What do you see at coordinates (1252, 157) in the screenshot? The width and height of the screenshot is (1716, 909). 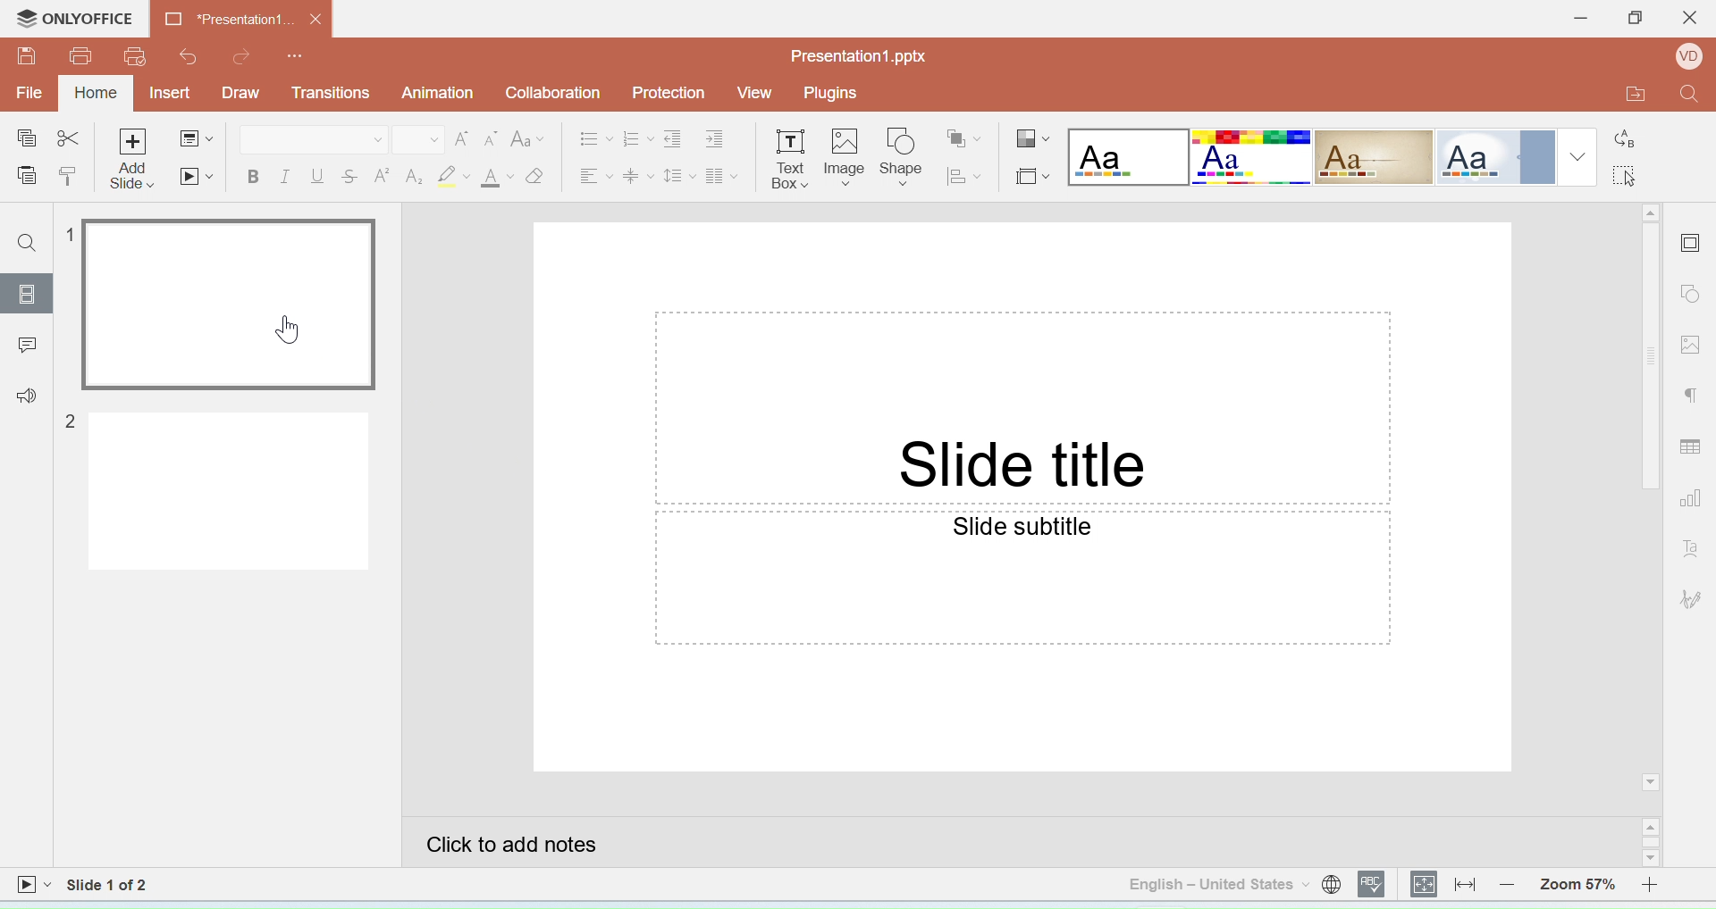 I see `Basic` at bounding box center [1252, 157].